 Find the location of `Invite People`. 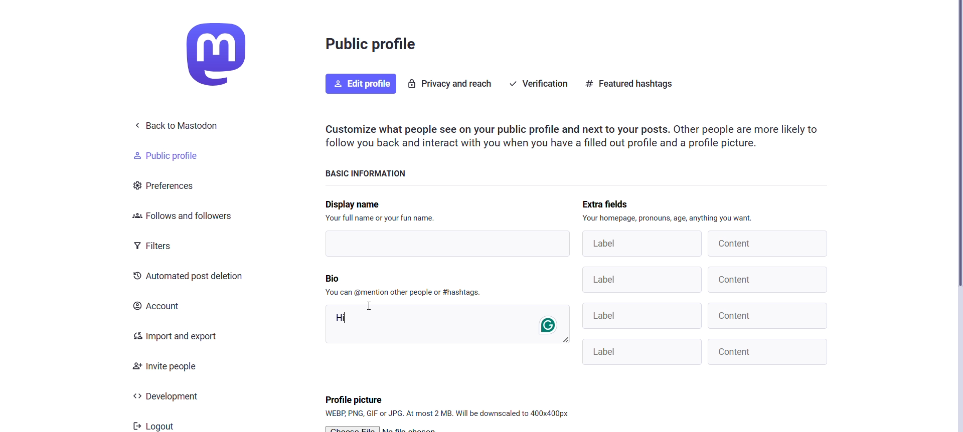

Invite People is located at coordinates (169, 365).